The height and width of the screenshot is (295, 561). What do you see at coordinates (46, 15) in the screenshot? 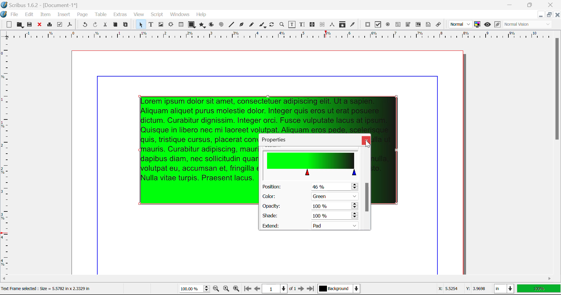
I see `Item` at bounding box center [46, 15].